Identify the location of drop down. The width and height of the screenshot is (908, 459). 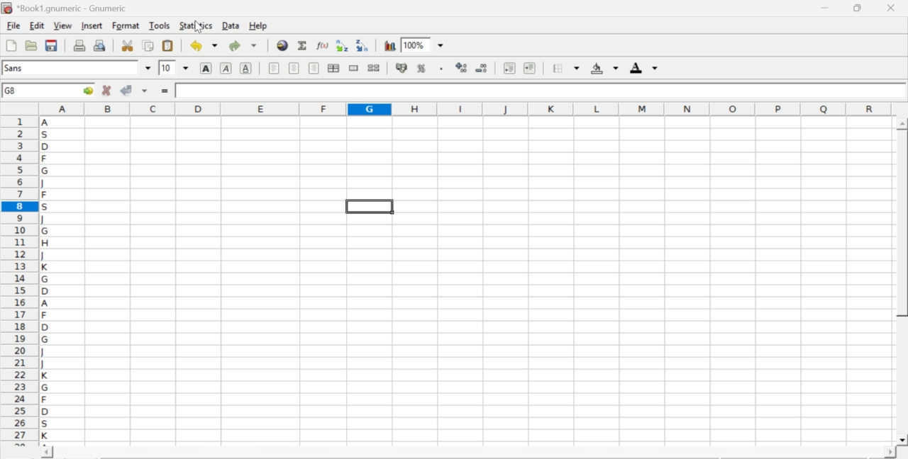
(441, 46).